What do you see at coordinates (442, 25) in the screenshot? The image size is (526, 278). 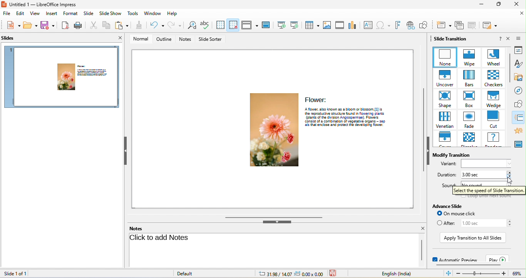 I see `new slide` at bounding box center [442, 25].